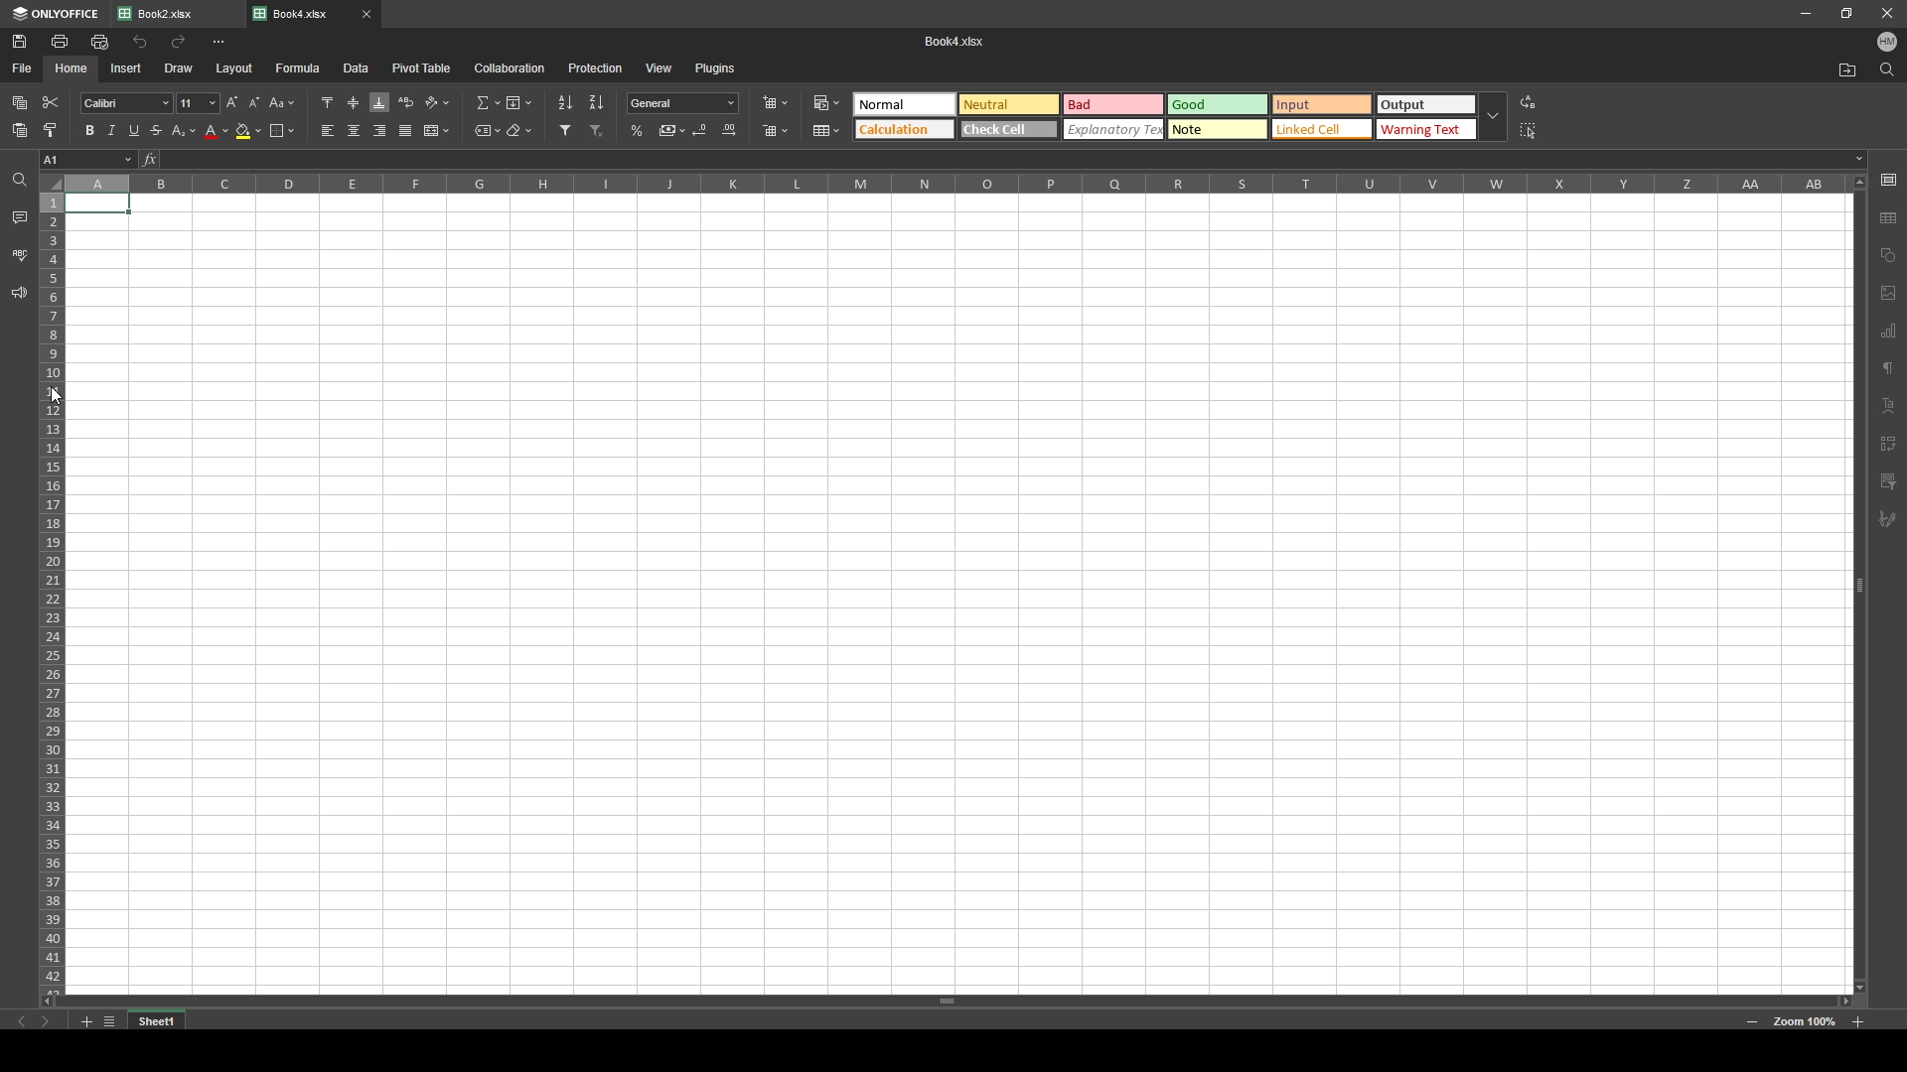 The height and width of the screenshot is (1072, 1907). What do you see at coordinates (55, 393) in the screenshot?
I see `Cursor` at bounding box center [55, 393].